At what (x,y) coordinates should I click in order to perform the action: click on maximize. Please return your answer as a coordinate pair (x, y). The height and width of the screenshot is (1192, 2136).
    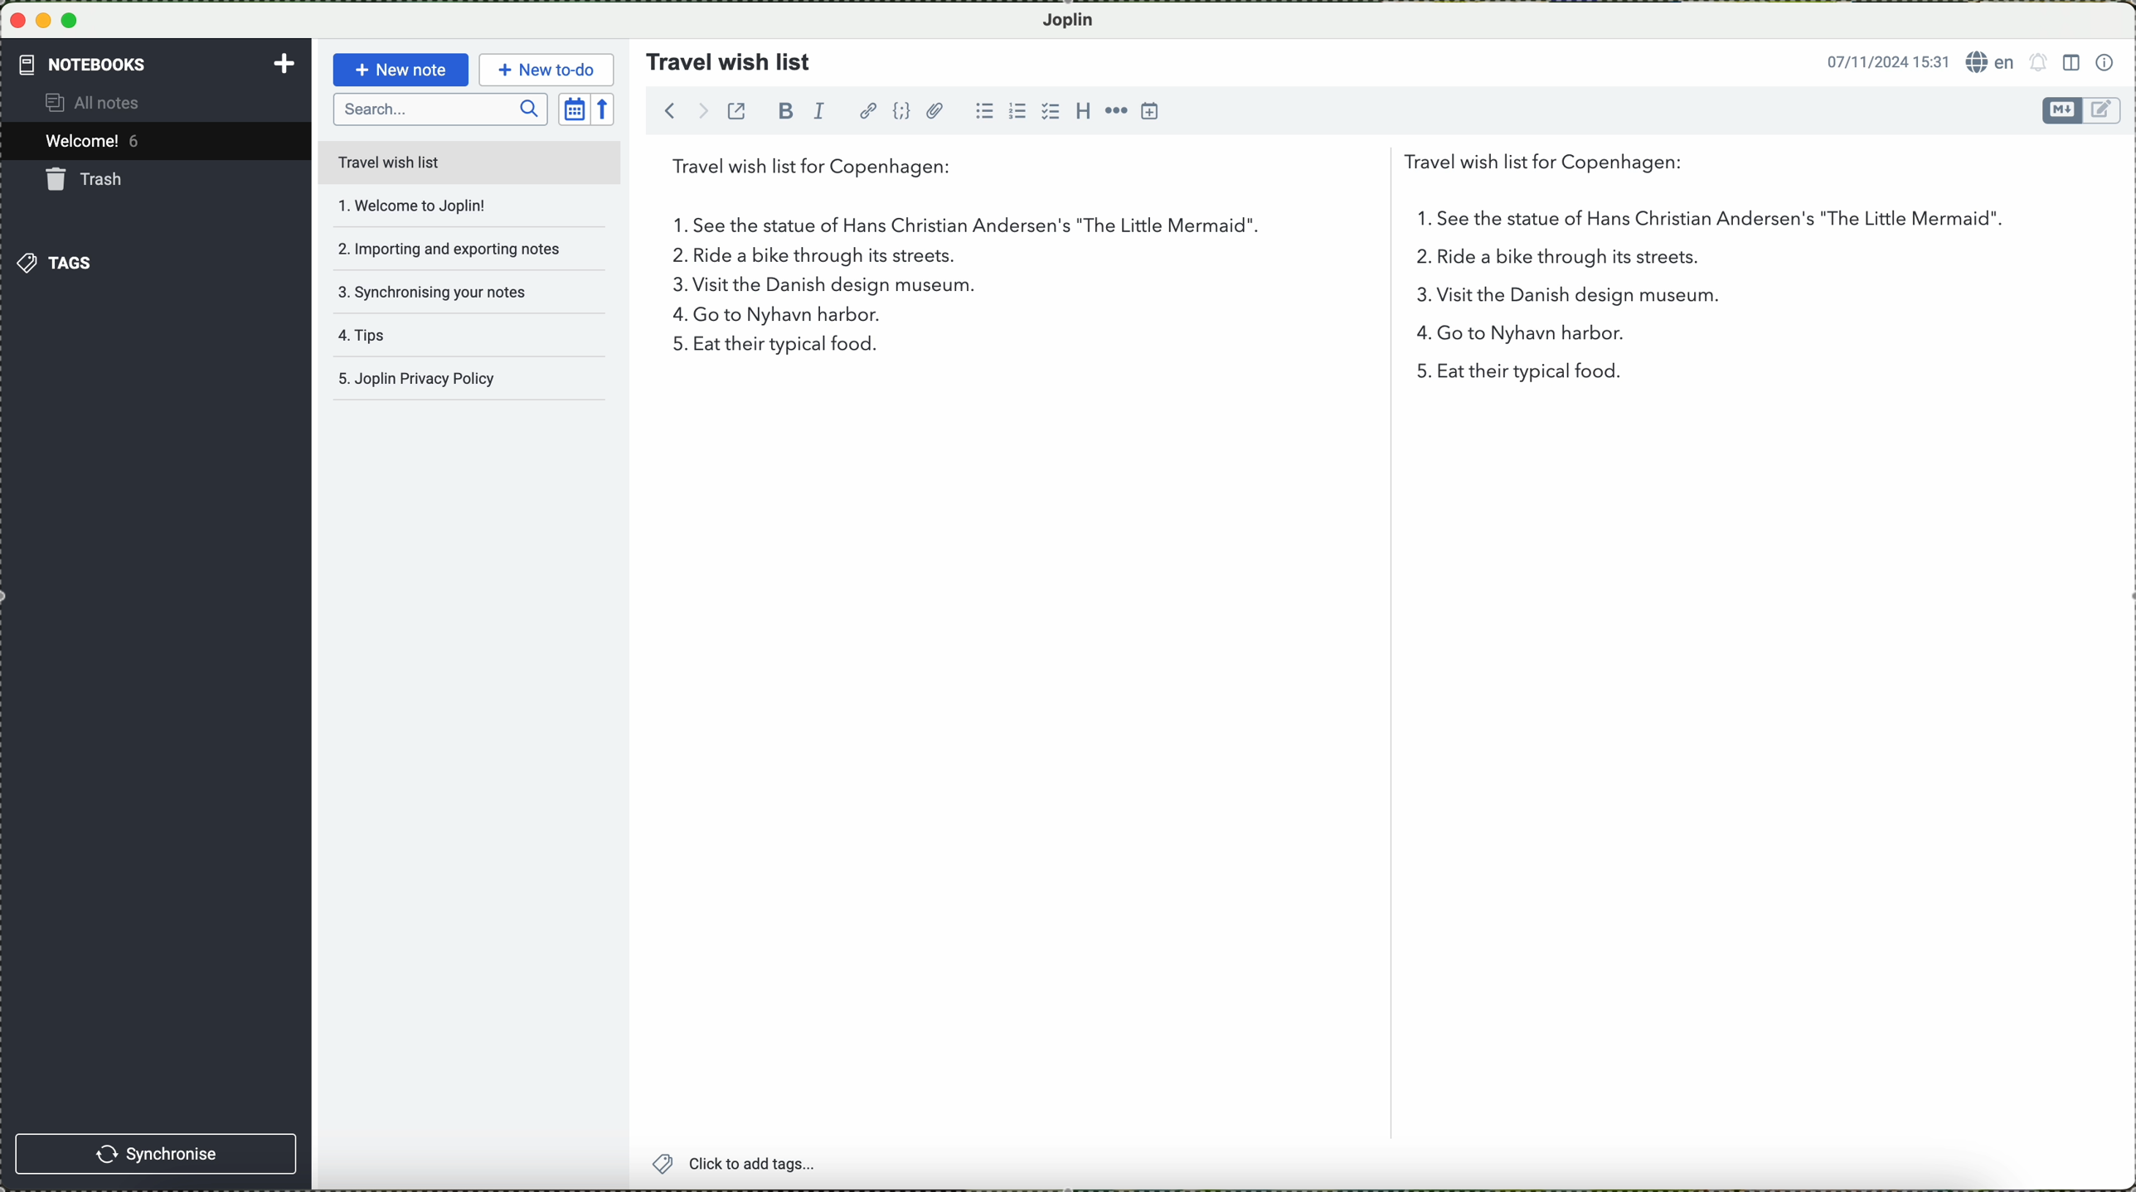
    Looking at the image, I should click on (74, 21).